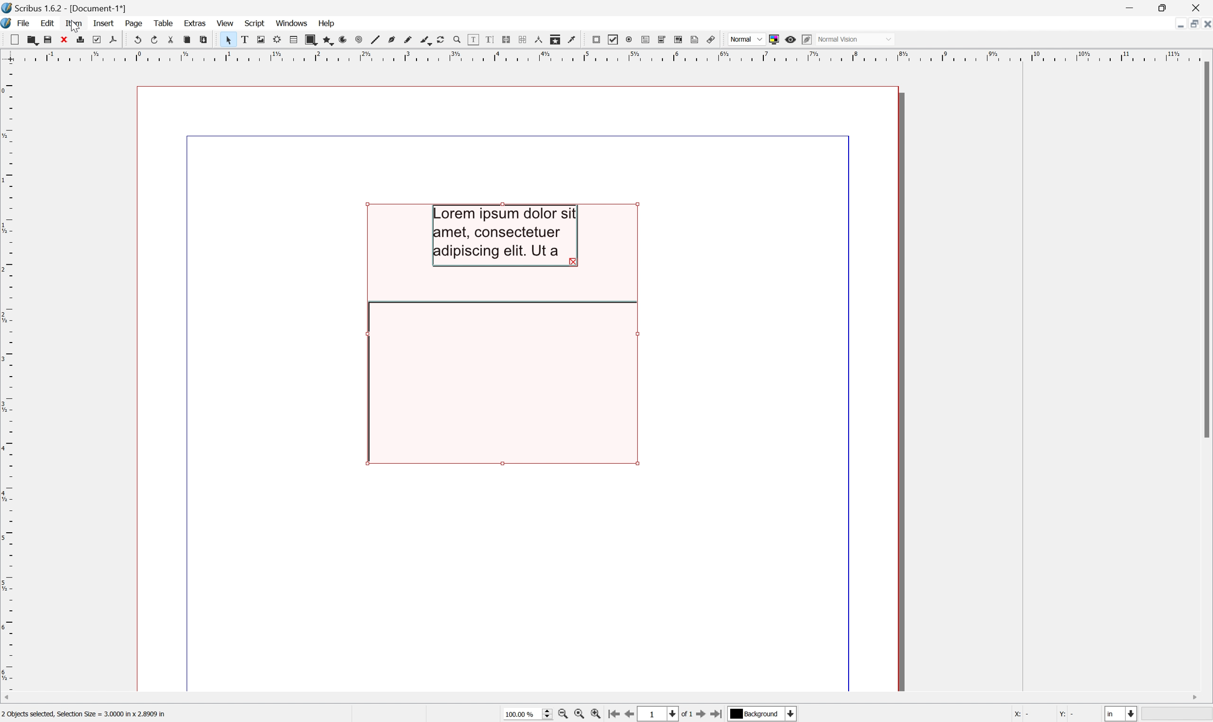 The height and width of the screenshot is (722, 1213). Describe the element at coordinates (8, 23) in the screenshot. I see `Scribus icon` at that location.